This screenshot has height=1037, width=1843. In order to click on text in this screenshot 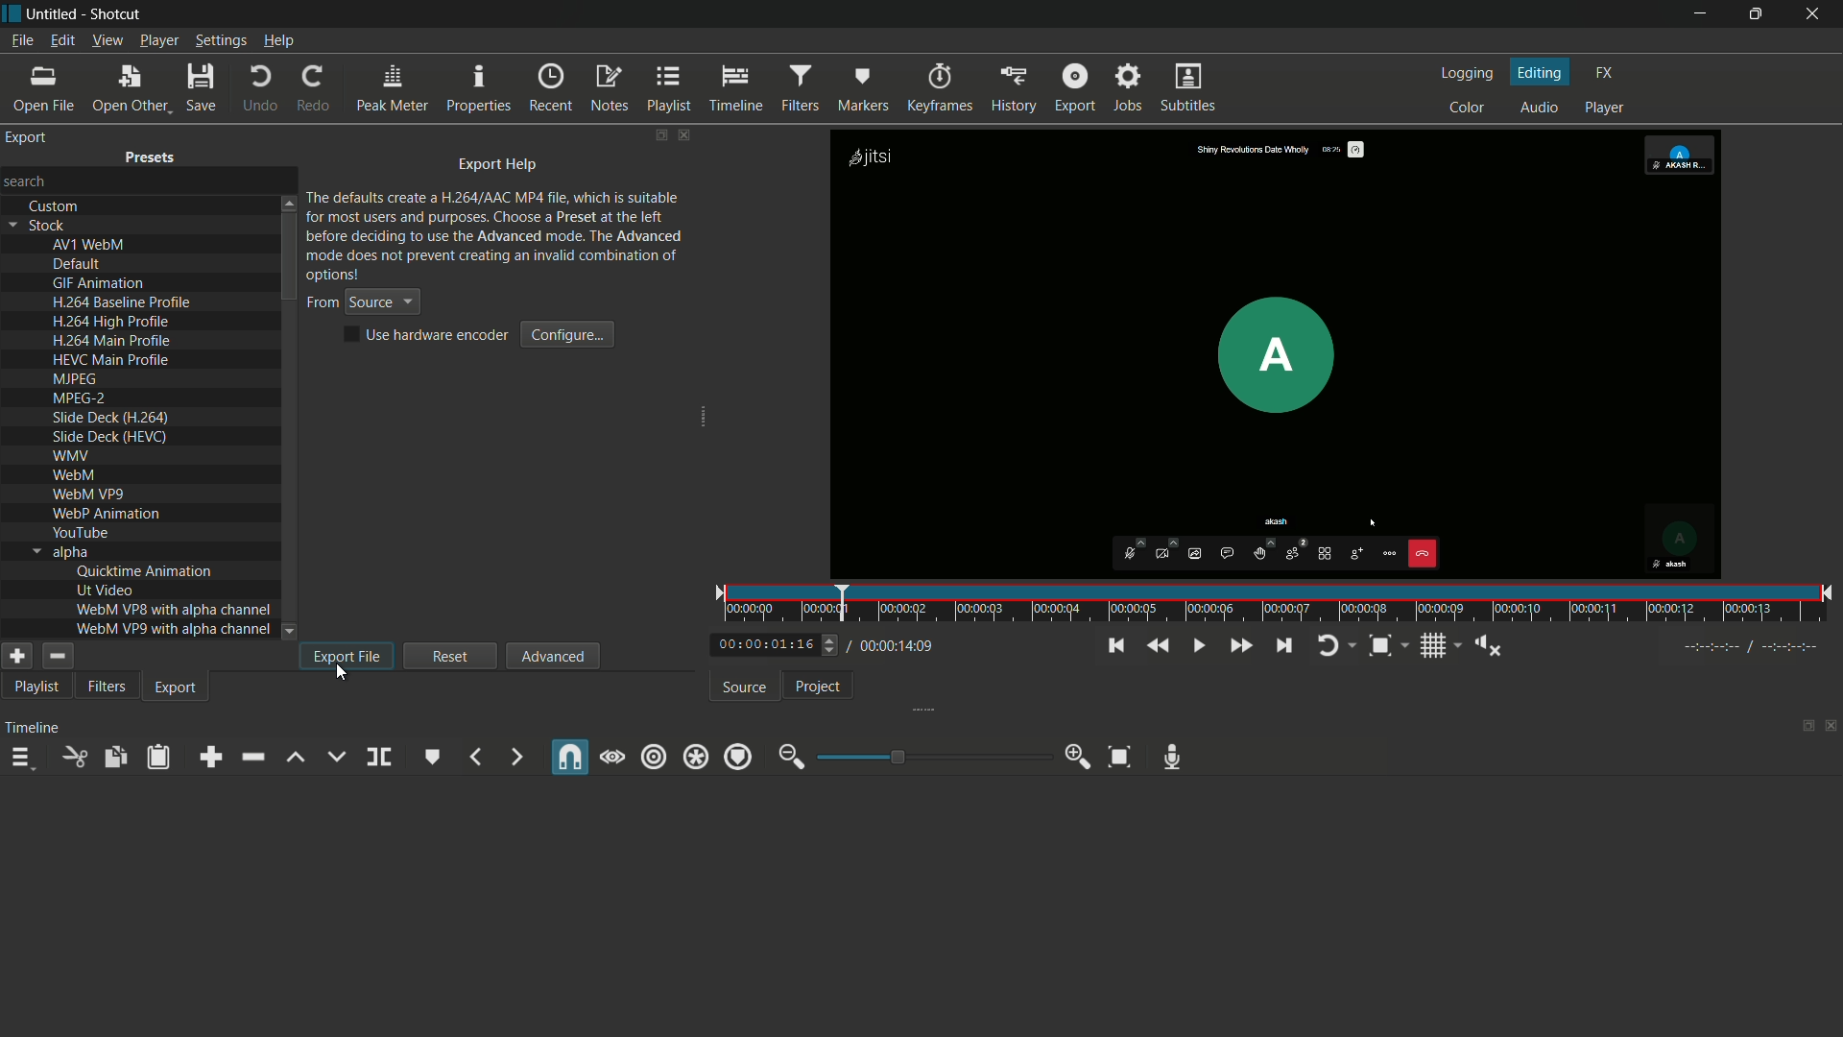, I will do `click(174, 608)`.